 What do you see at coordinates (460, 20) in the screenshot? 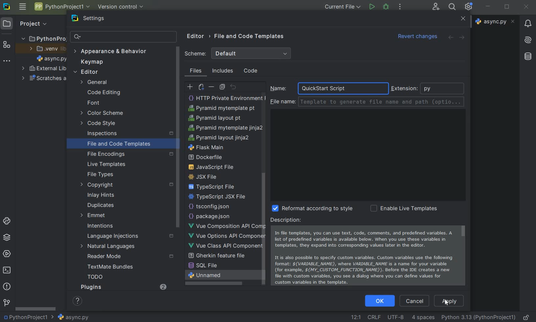
I see `close` at bounding box center [460, 20].